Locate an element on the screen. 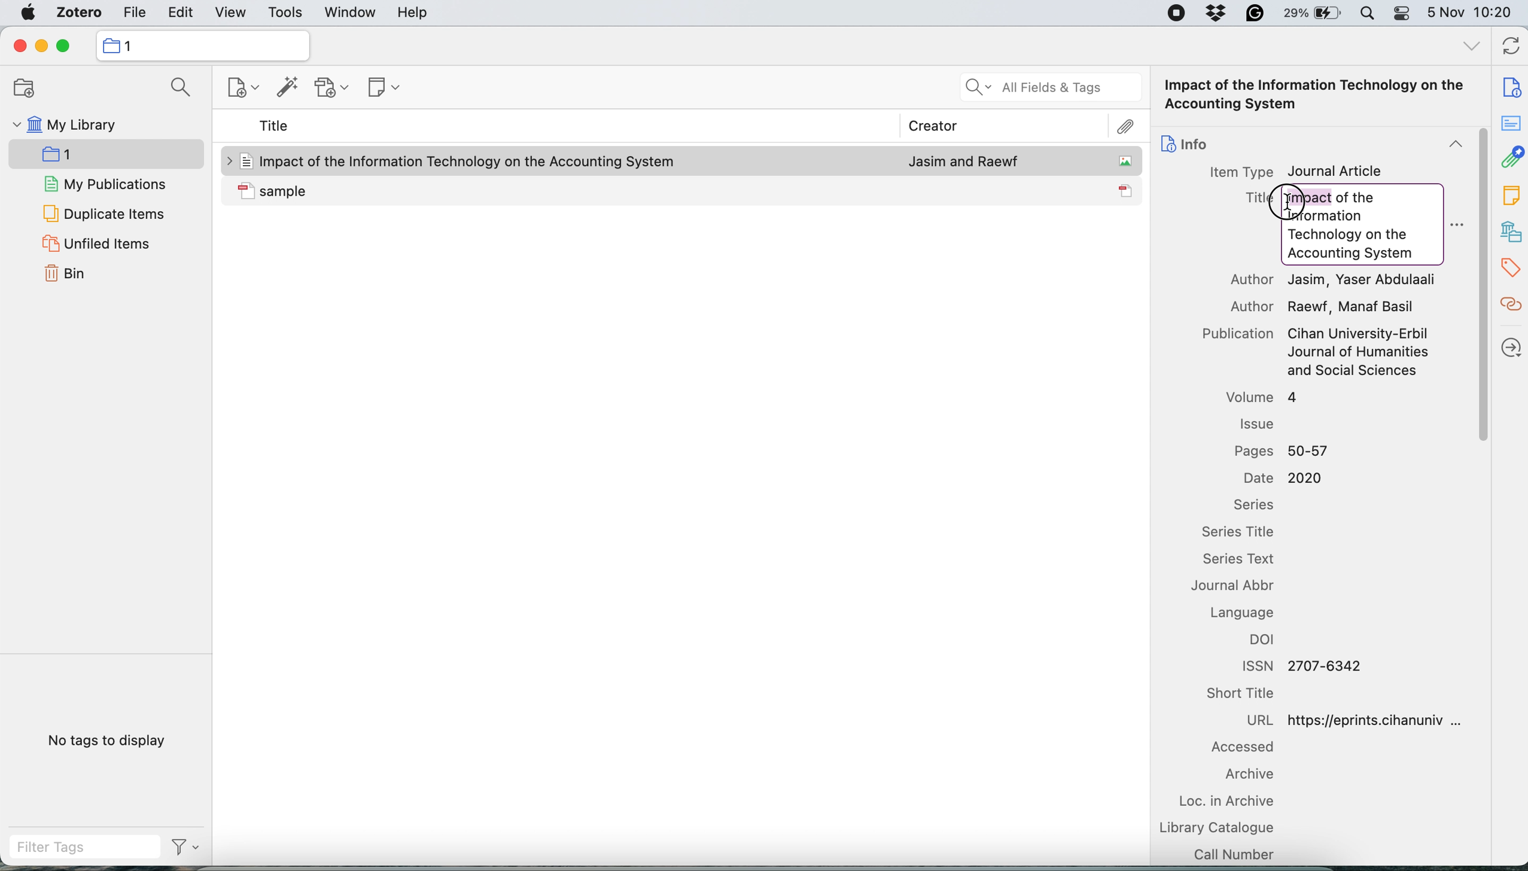  Jasim and Raewf is located at coordinates (964, 160).